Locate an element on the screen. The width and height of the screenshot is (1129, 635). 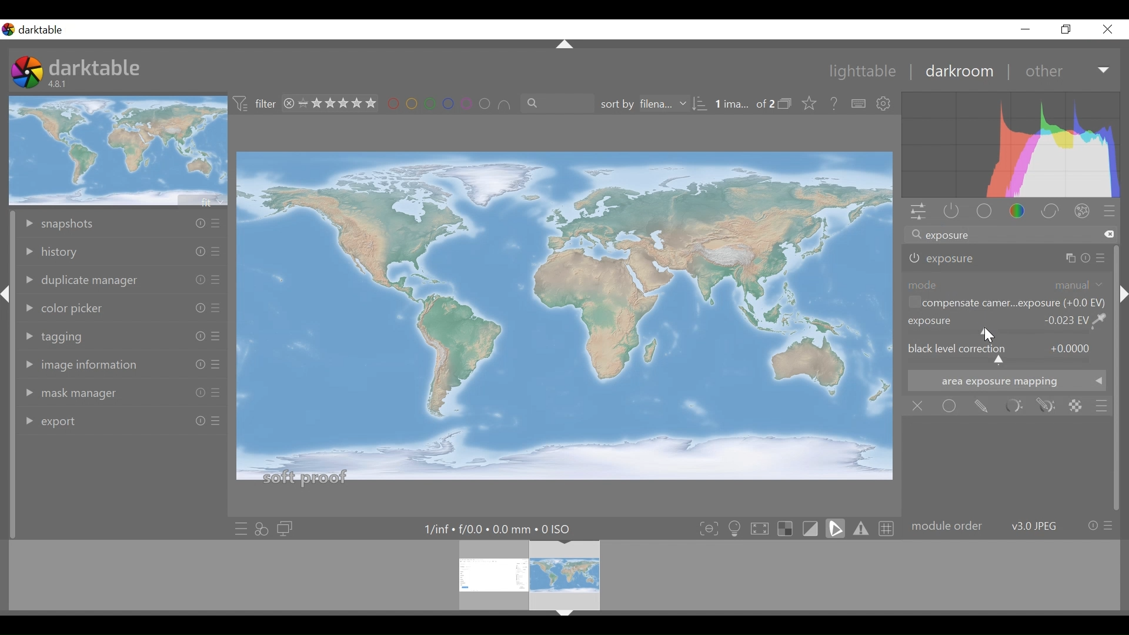
search module by name or  tag is located at coordinates (1010, 236).